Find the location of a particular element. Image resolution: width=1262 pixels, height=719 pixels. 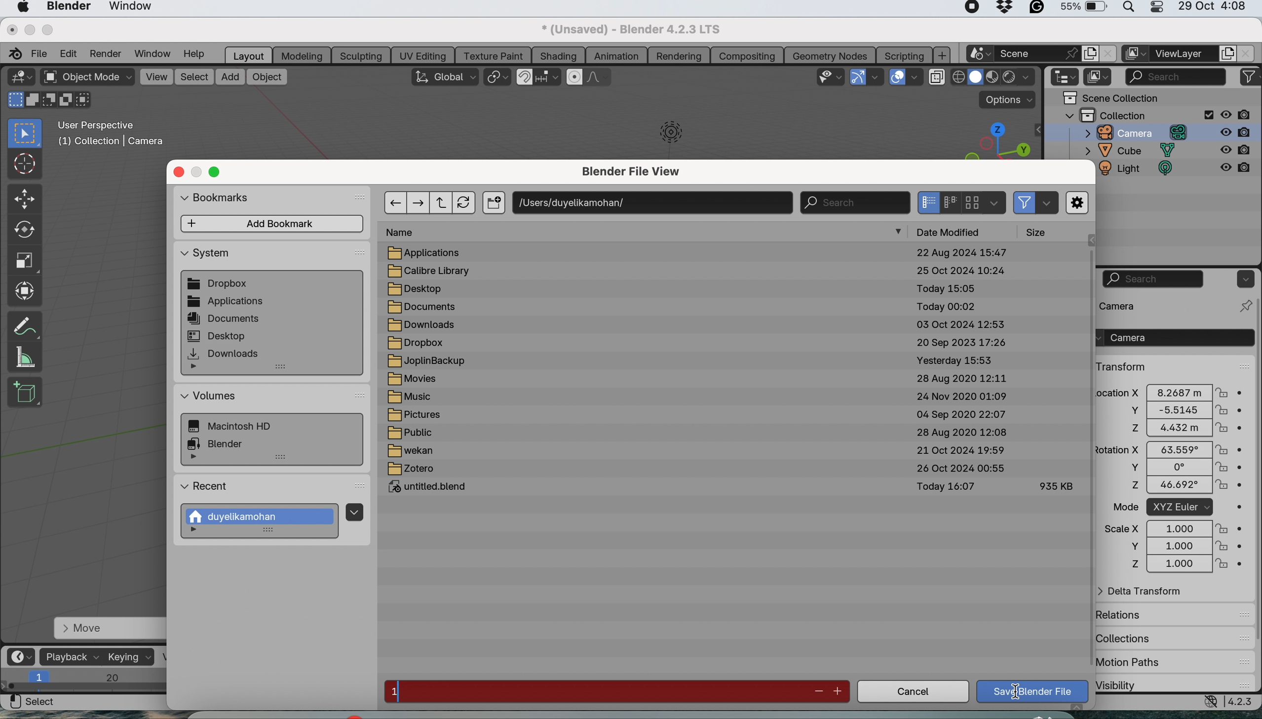

network settings is located at coordinates (1209, 702).